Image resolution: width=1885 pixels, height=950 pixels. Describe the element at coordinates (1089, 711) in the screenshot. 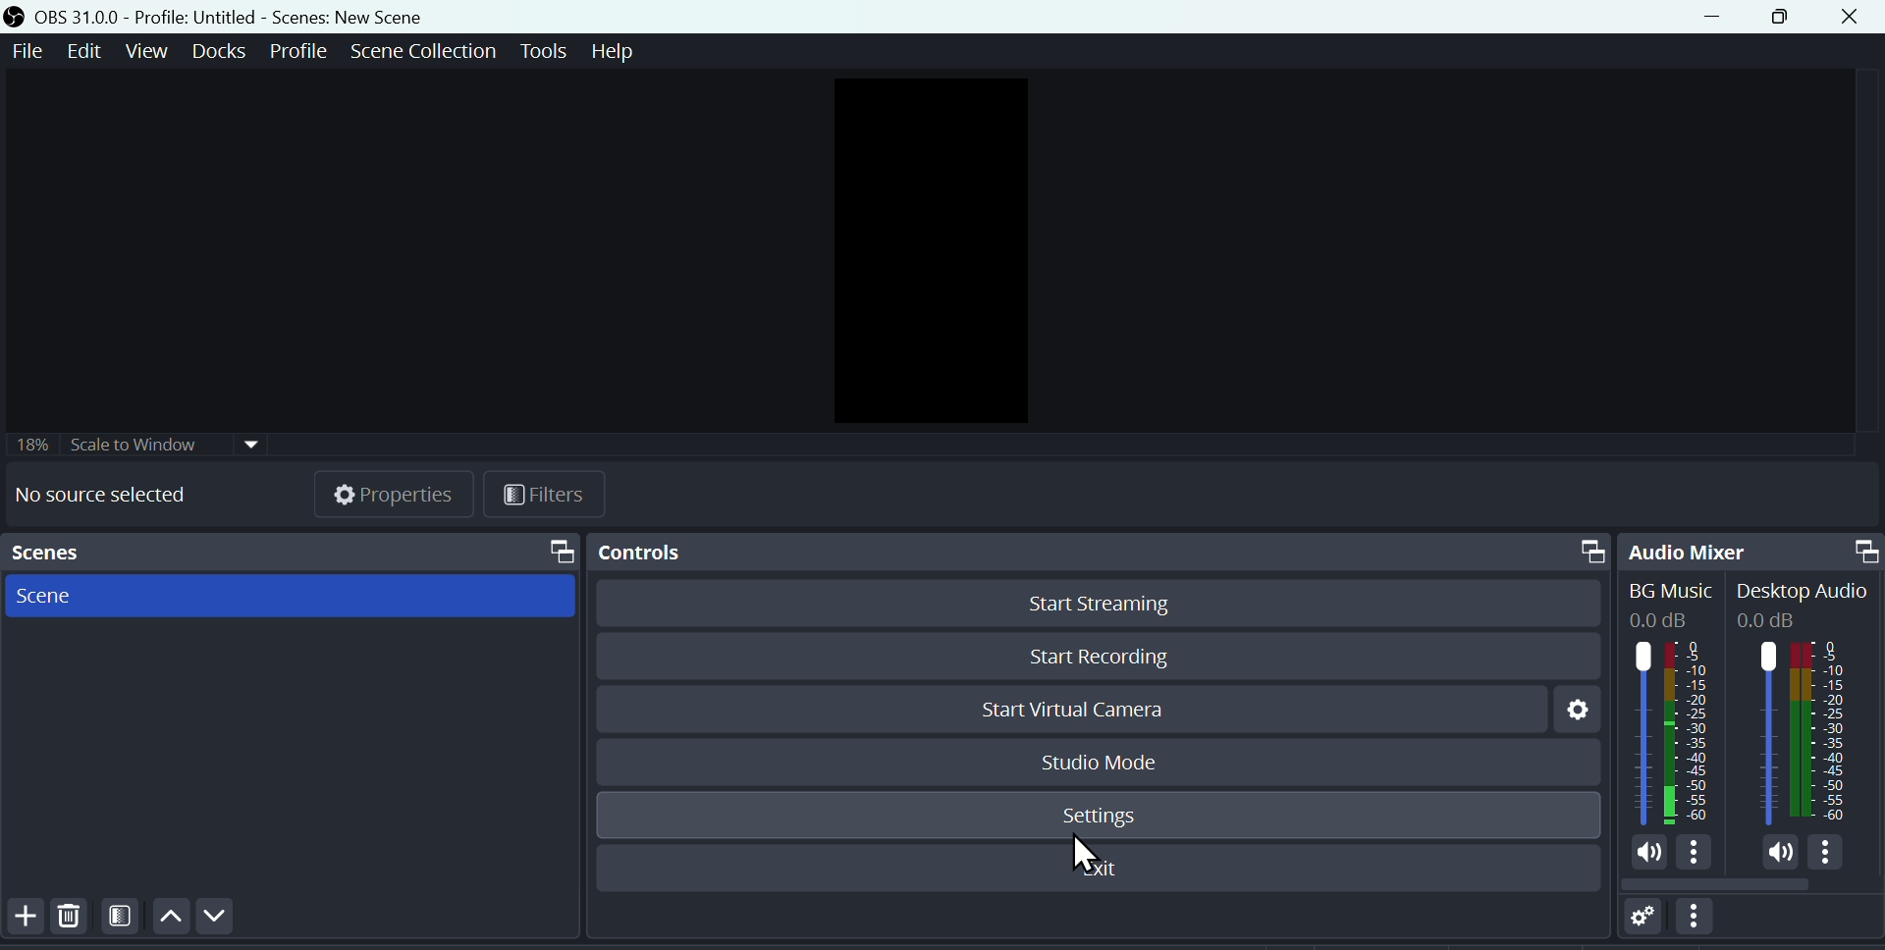

I see `Start virtual camera` at that location.